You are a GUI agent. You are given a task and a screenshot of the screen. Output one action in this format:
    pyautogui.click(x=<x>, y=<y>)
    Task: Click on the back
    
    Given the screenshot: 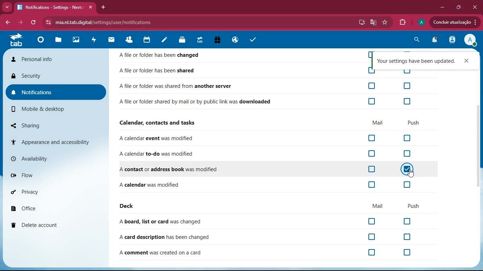 What is the action you would take?
    pyautogui.click(x=6, y=22)
    